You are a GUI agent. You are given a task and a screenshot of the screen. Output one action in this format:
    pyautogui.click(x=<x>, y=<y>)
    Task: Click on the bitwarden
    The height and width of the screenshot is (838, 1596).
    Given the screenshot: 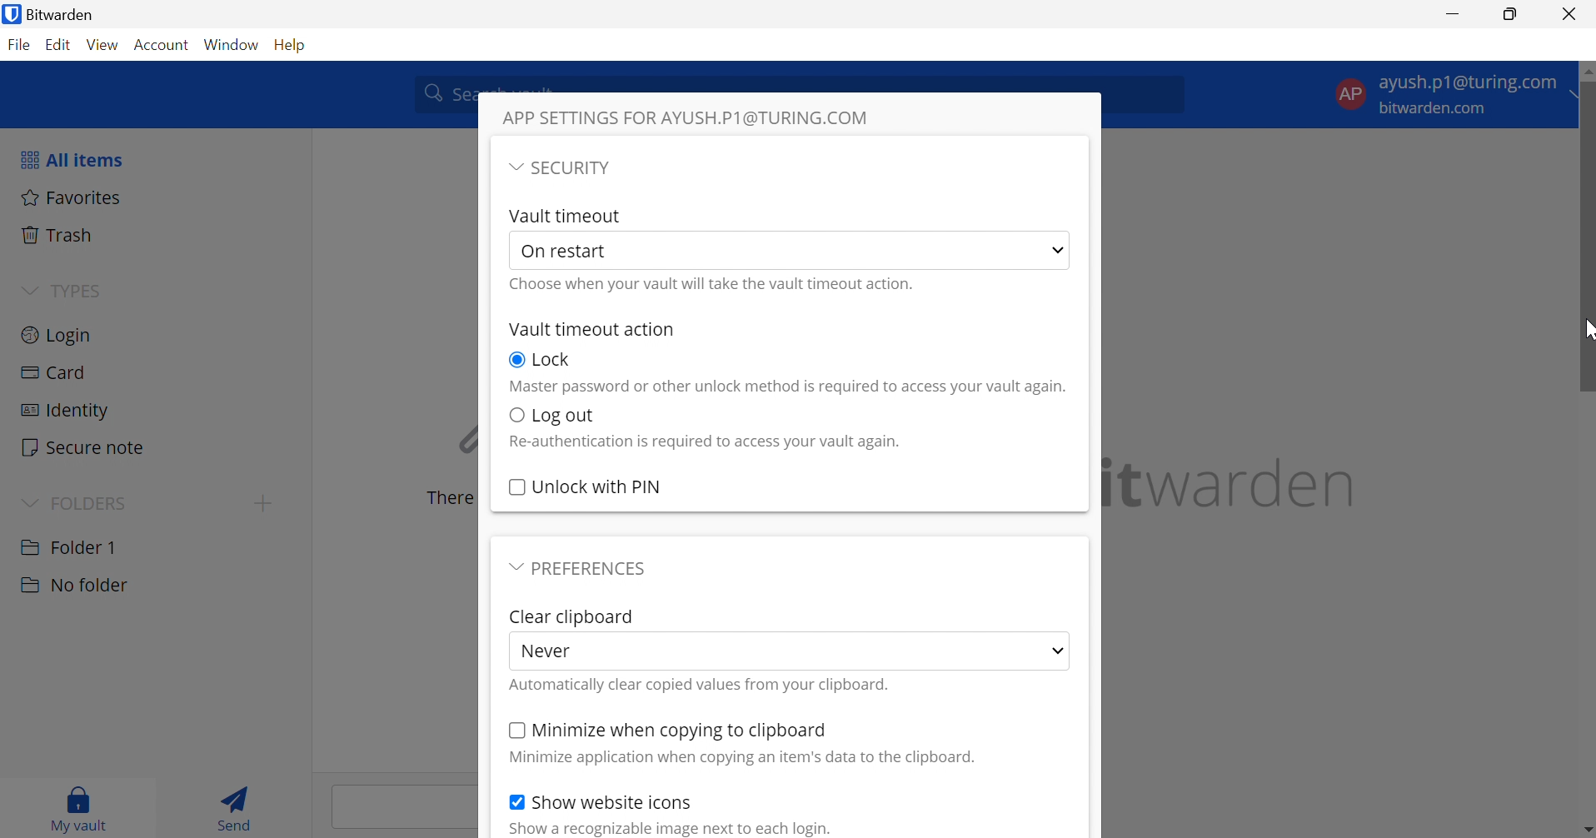 What is the action you would take?
    pyautogui.click(x=1234, y=483)
    